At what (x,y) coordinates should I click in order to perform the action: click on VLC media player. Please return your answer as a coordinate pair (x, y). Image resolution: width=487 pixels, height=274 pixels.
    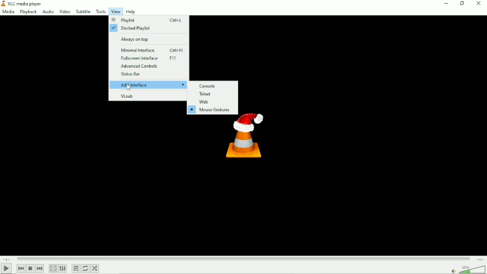
    Looking at the image, I should click on (25, 4).